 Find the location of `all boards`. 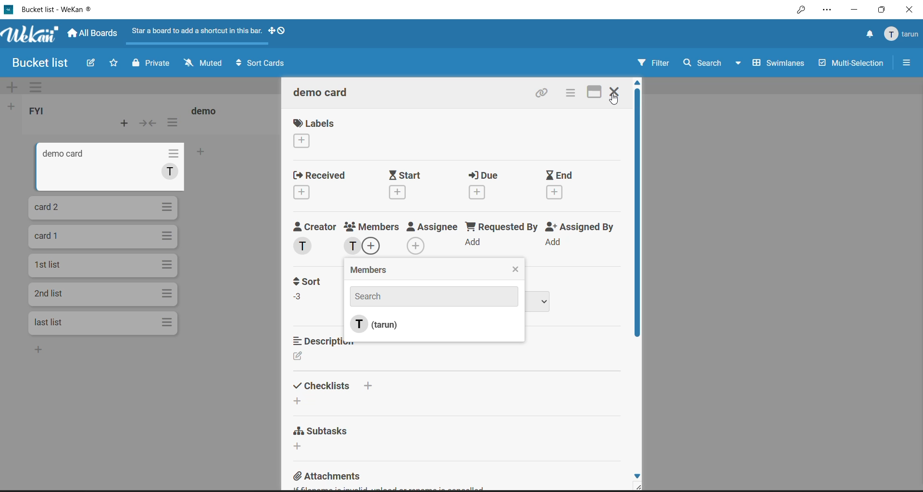

all boards is located at coordinates (94, 33).